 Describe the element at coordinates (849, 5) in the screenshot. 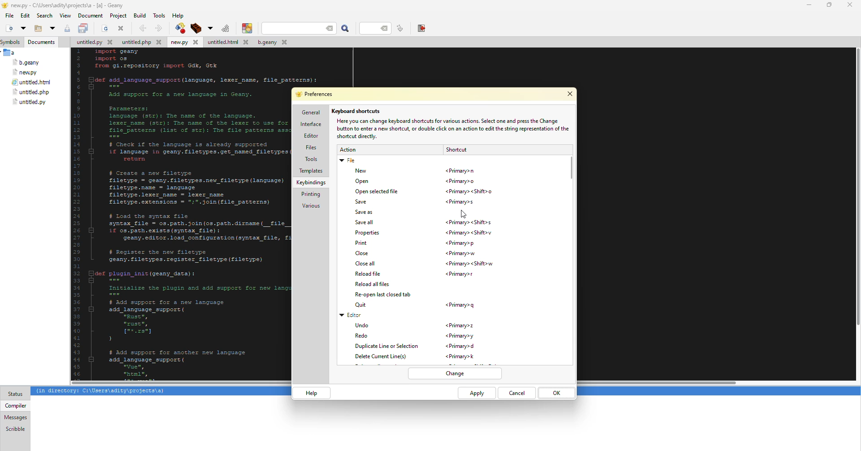

I see `close` at that location.